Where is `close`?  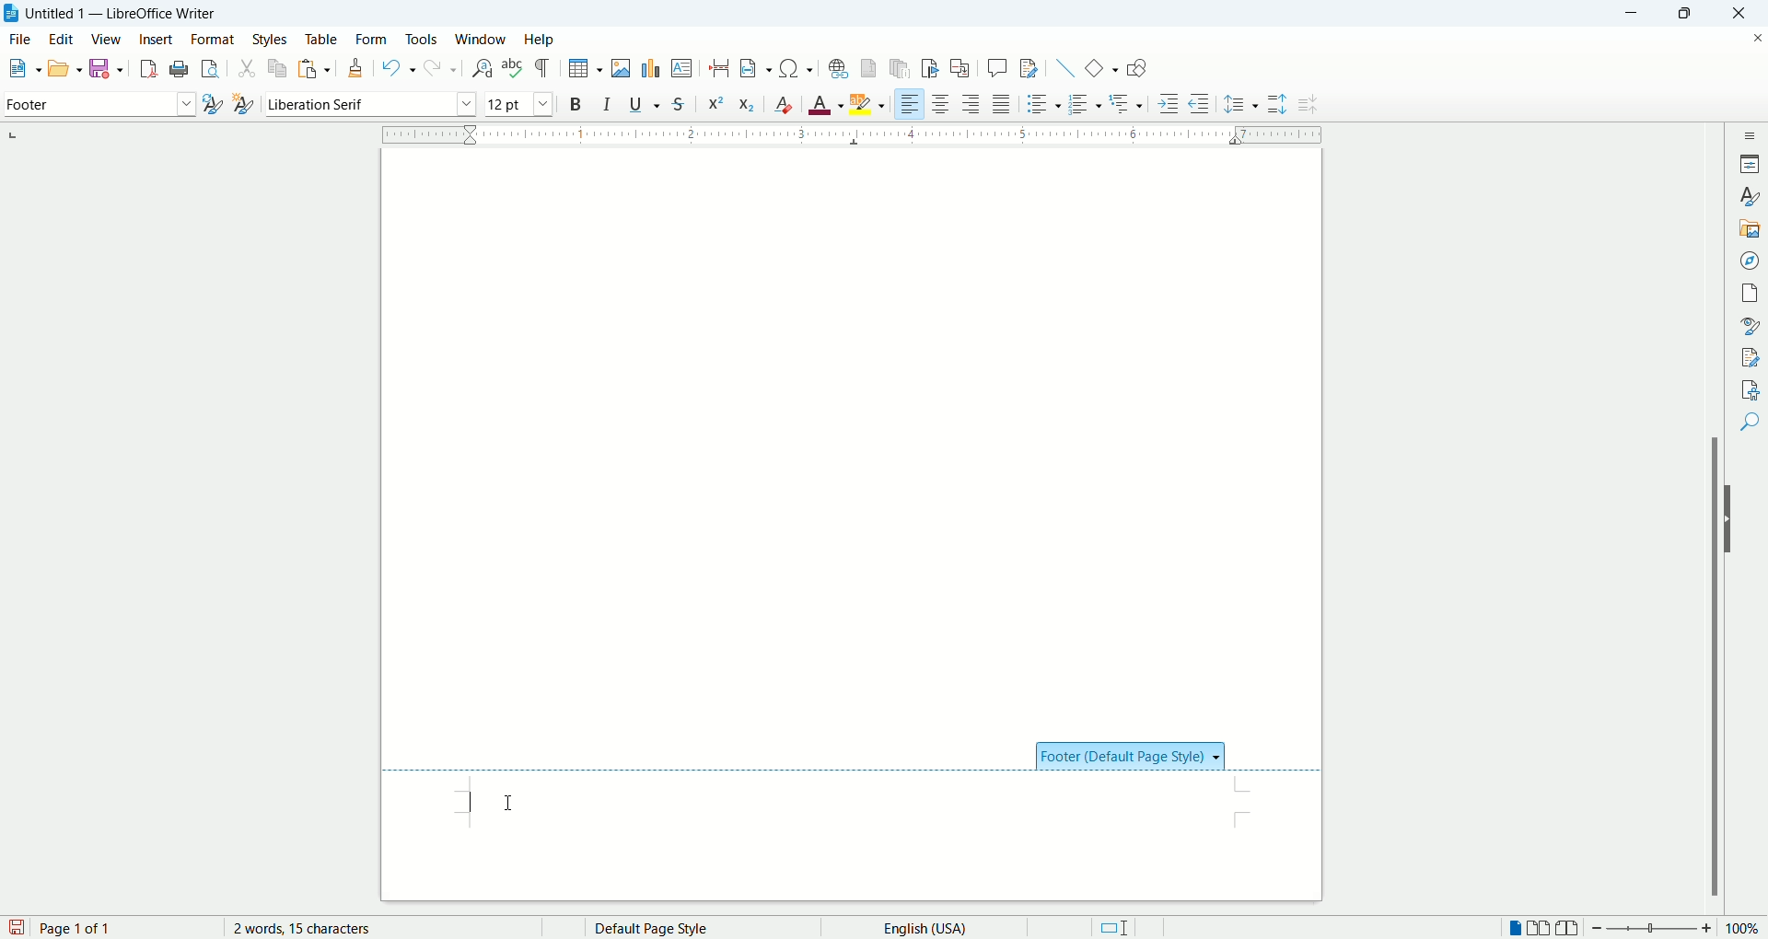 close is located at coordinates (1745, 13).